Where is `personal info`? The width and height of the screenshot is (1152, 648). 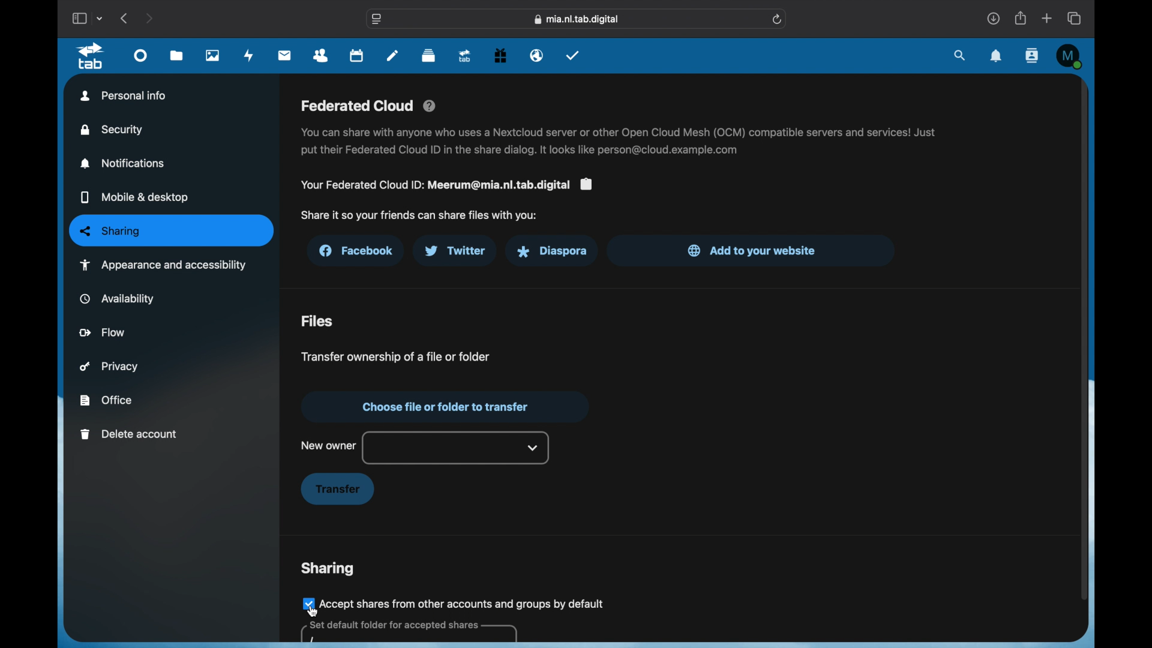 personal info is located at coordinates (124, 95).